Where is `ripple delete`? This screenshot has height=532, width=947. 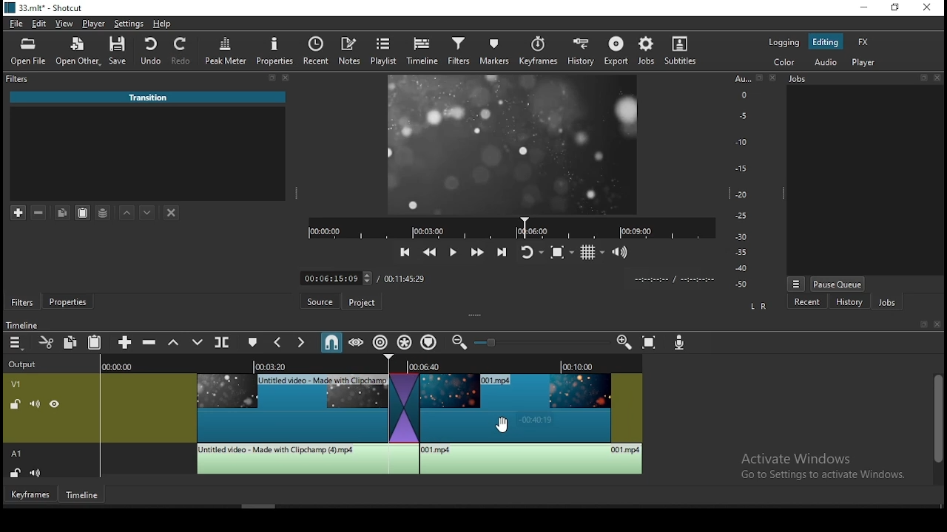 ripple delete is located at coordinates (150, 343).